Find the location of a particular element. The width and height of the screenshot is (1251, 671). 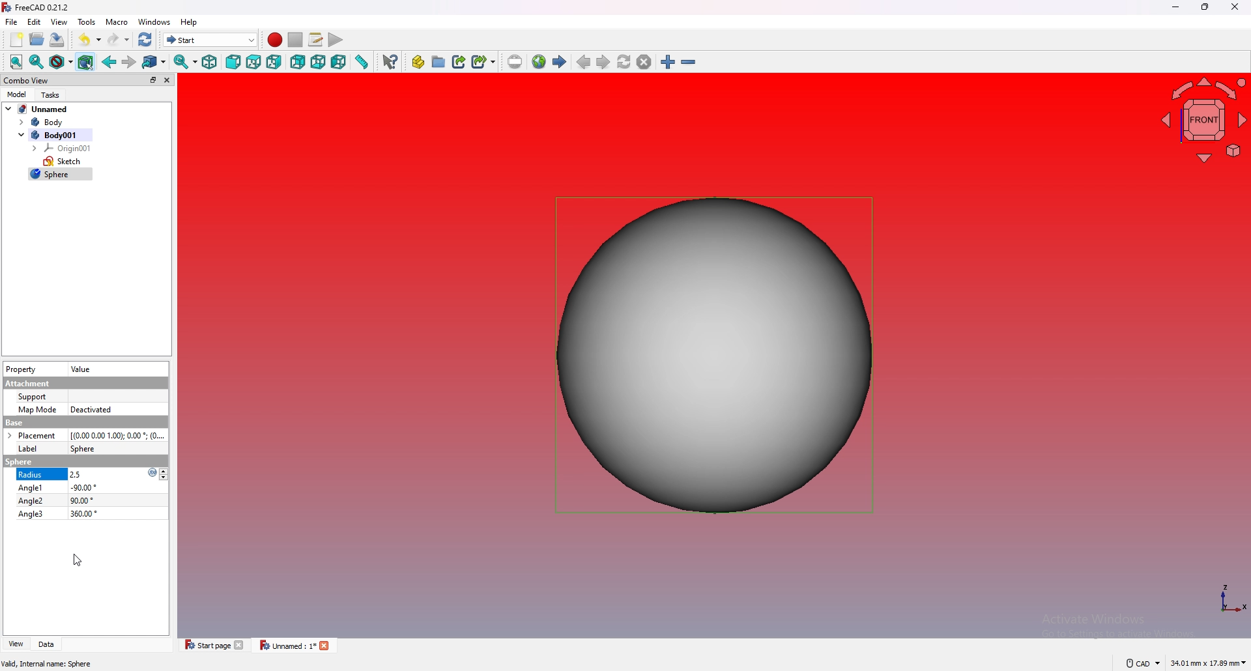

angle 1 -90degree is located at coordinates (62, 487).